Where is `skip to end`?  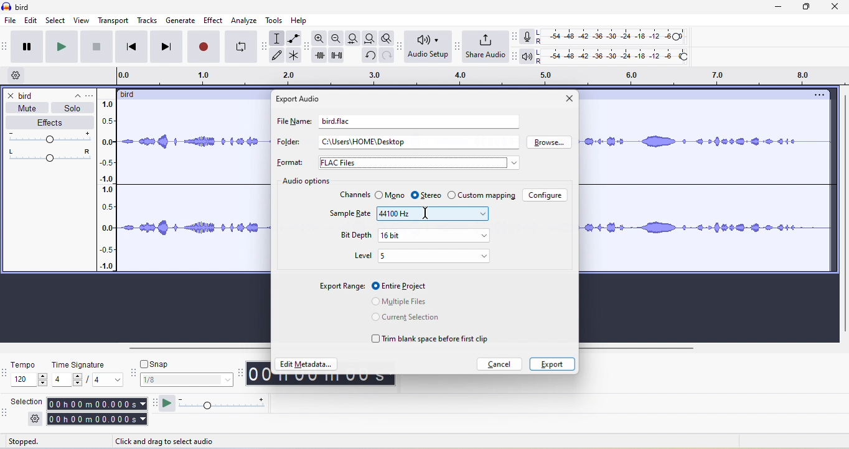 skip to end is located at coordinates (167, 47).